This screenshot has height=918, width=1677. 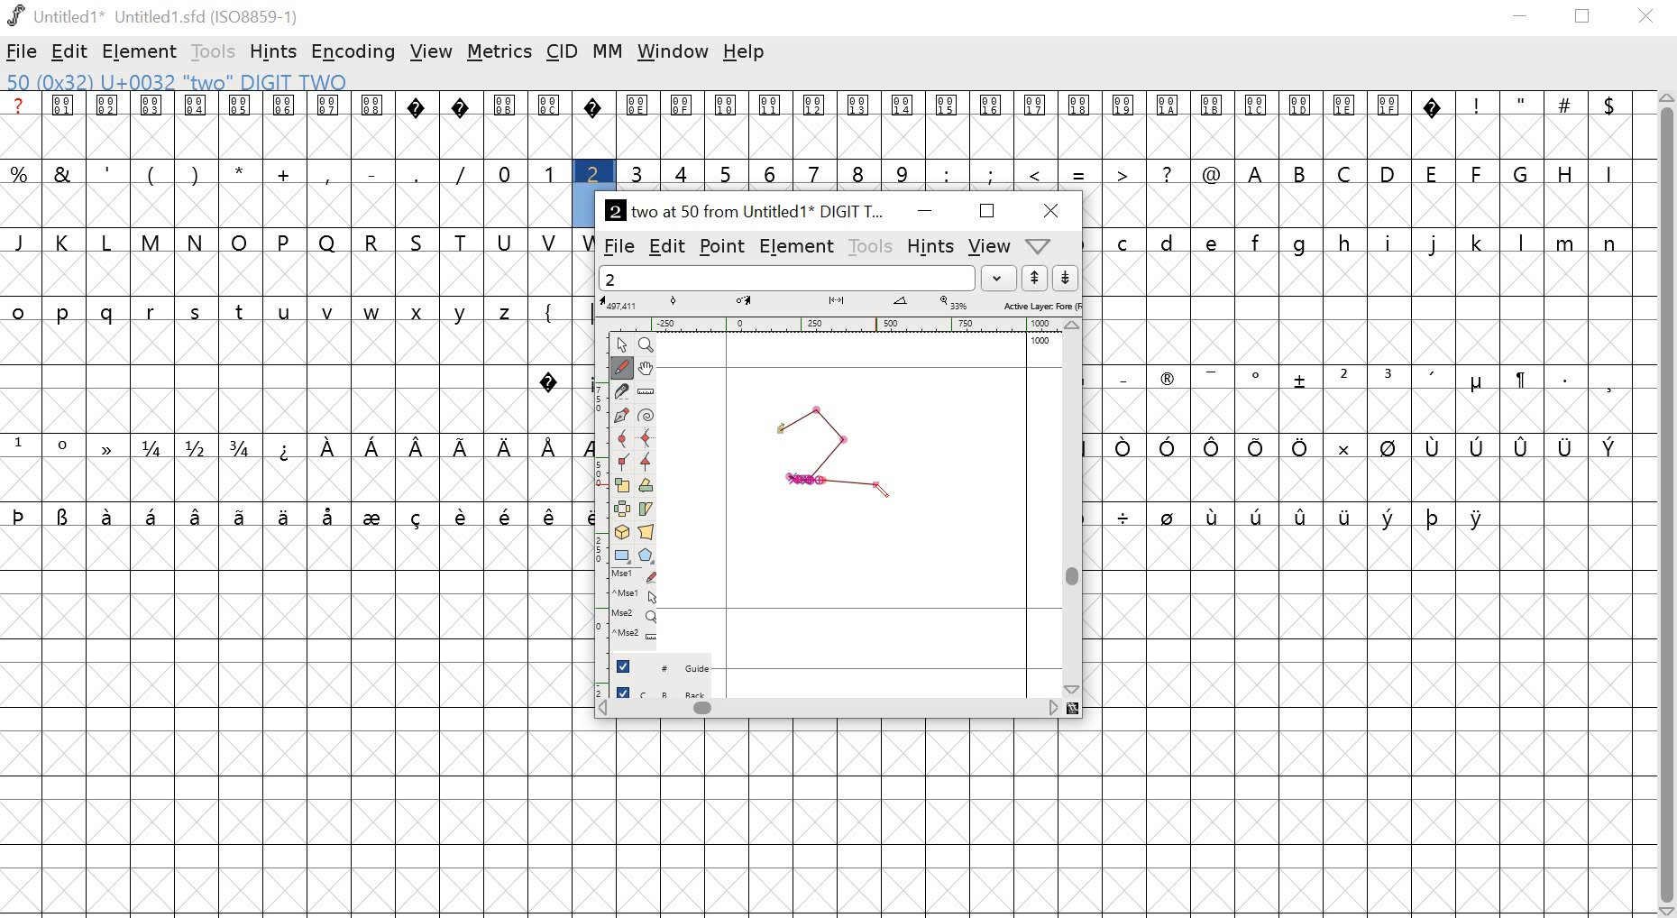 I want to click on tangent, so click(x=646, y=463).